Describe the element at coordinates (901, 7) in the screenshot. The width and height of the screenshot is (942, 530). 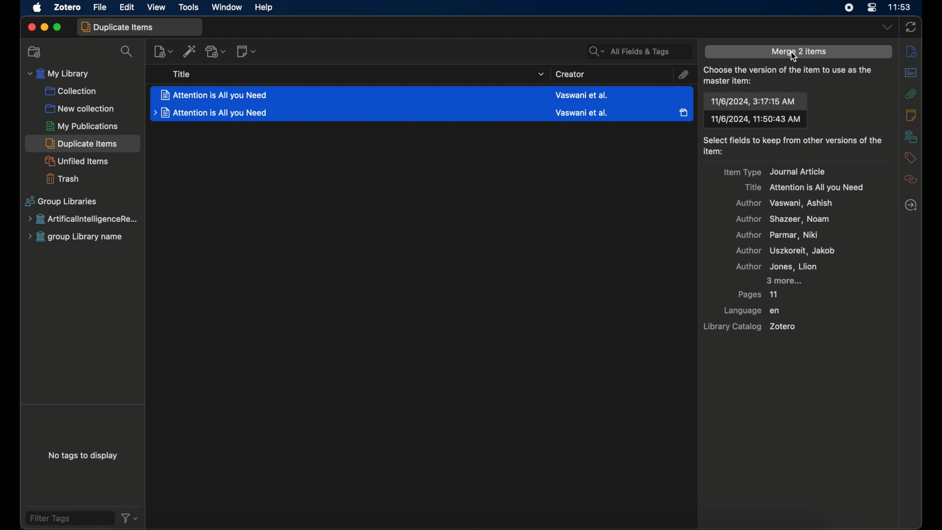
I see `time` at that location.